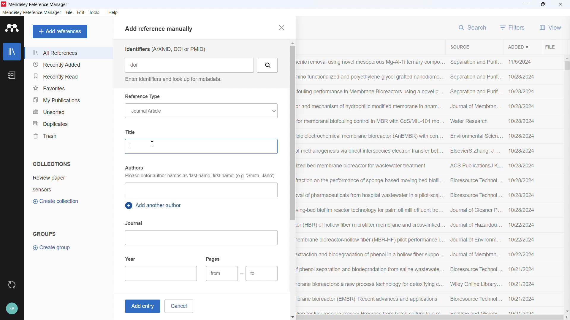  I want to click on Scroll down , so click(566, 311).